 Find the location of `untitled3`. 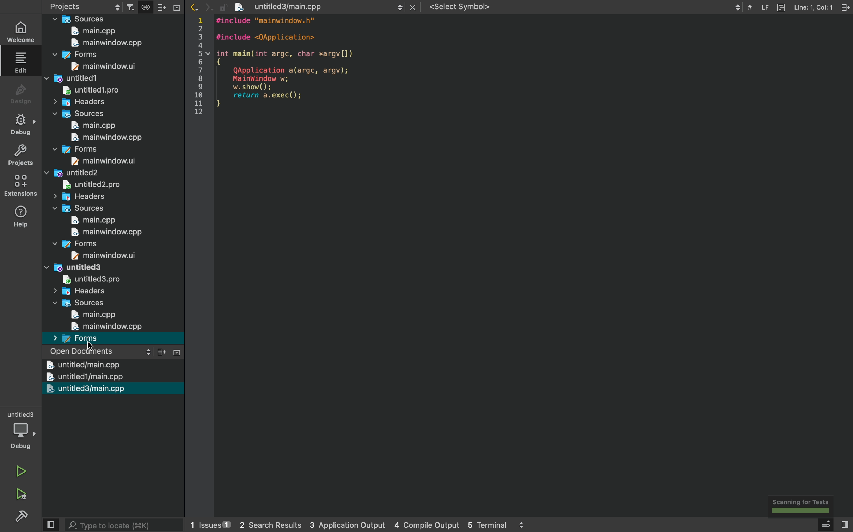

untitled3 is located at coordinates (84, 389).